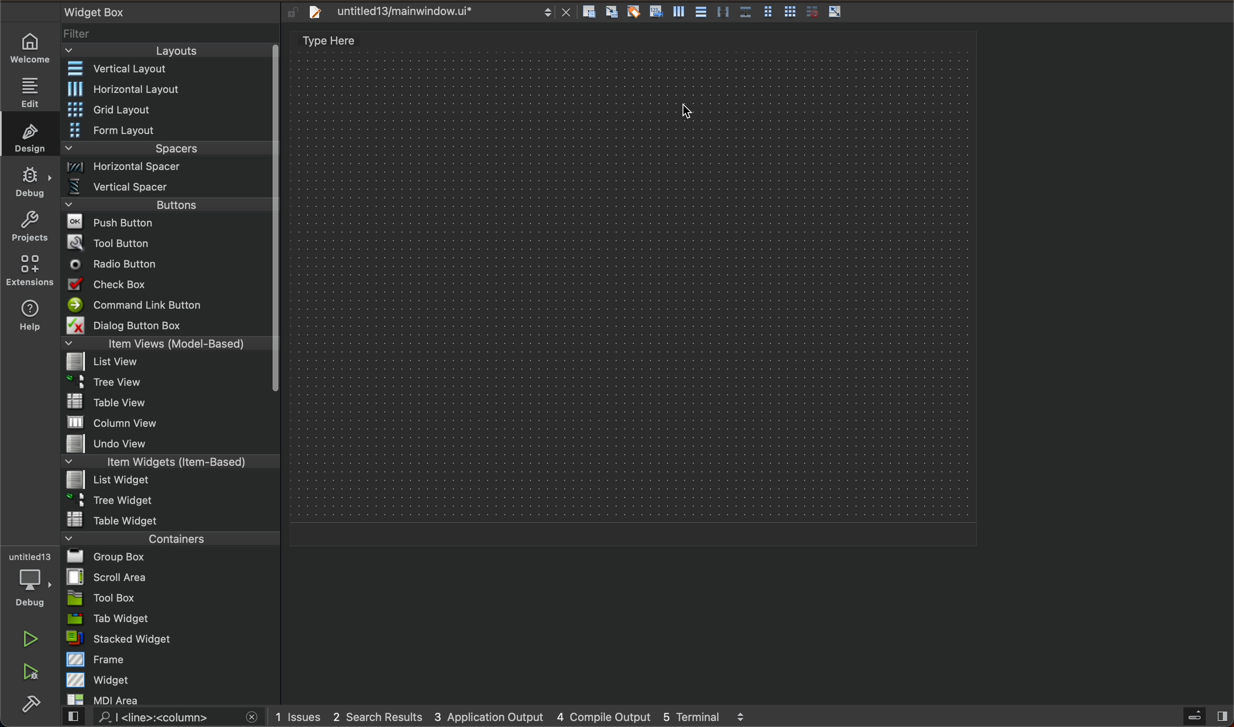 The image size is (1234, 727). Describe the element at coordinates (32, 89) in the screenshot. I see `edit` at that location.